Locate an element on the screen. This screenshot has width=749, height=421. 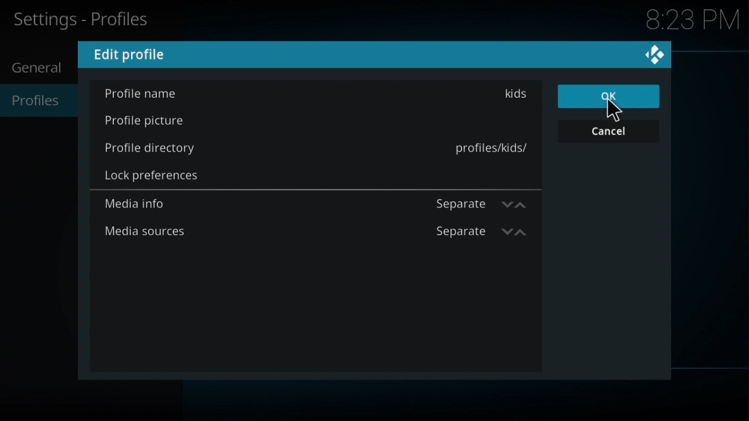
general is located at coordinates (36, 70).